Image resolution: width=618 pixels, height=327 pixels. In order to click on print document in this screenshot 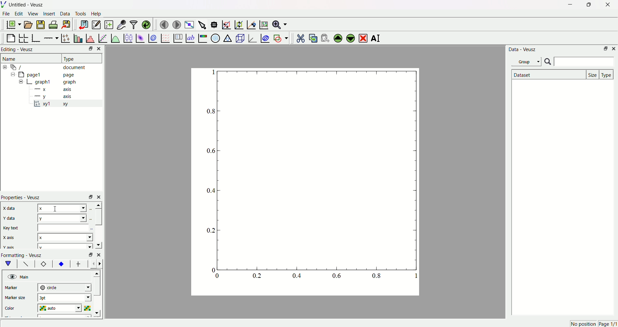, I will do `click(54, 25)`.